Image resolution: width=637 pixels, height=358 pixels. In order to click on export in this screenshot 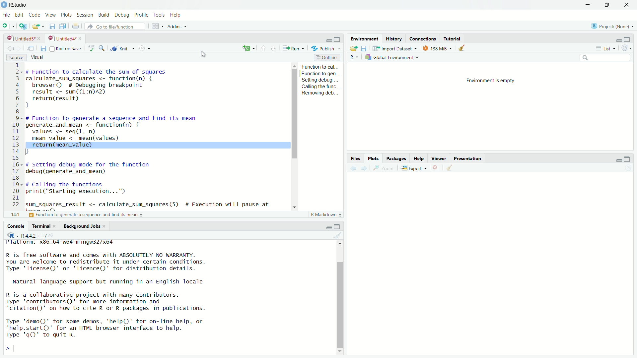, I will do `click(414, 168)`.